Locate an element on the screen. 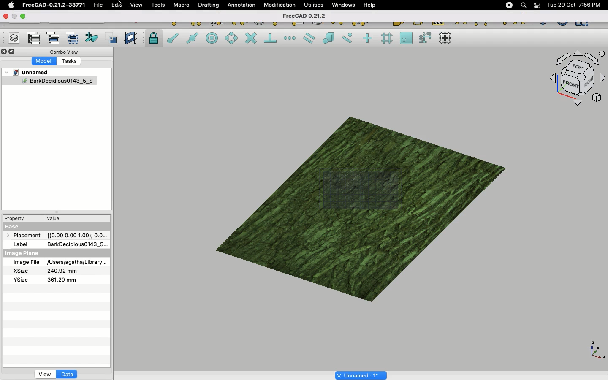 The width and height of the screenshot is (608, 380). Data is located at coordinates (67, 374).